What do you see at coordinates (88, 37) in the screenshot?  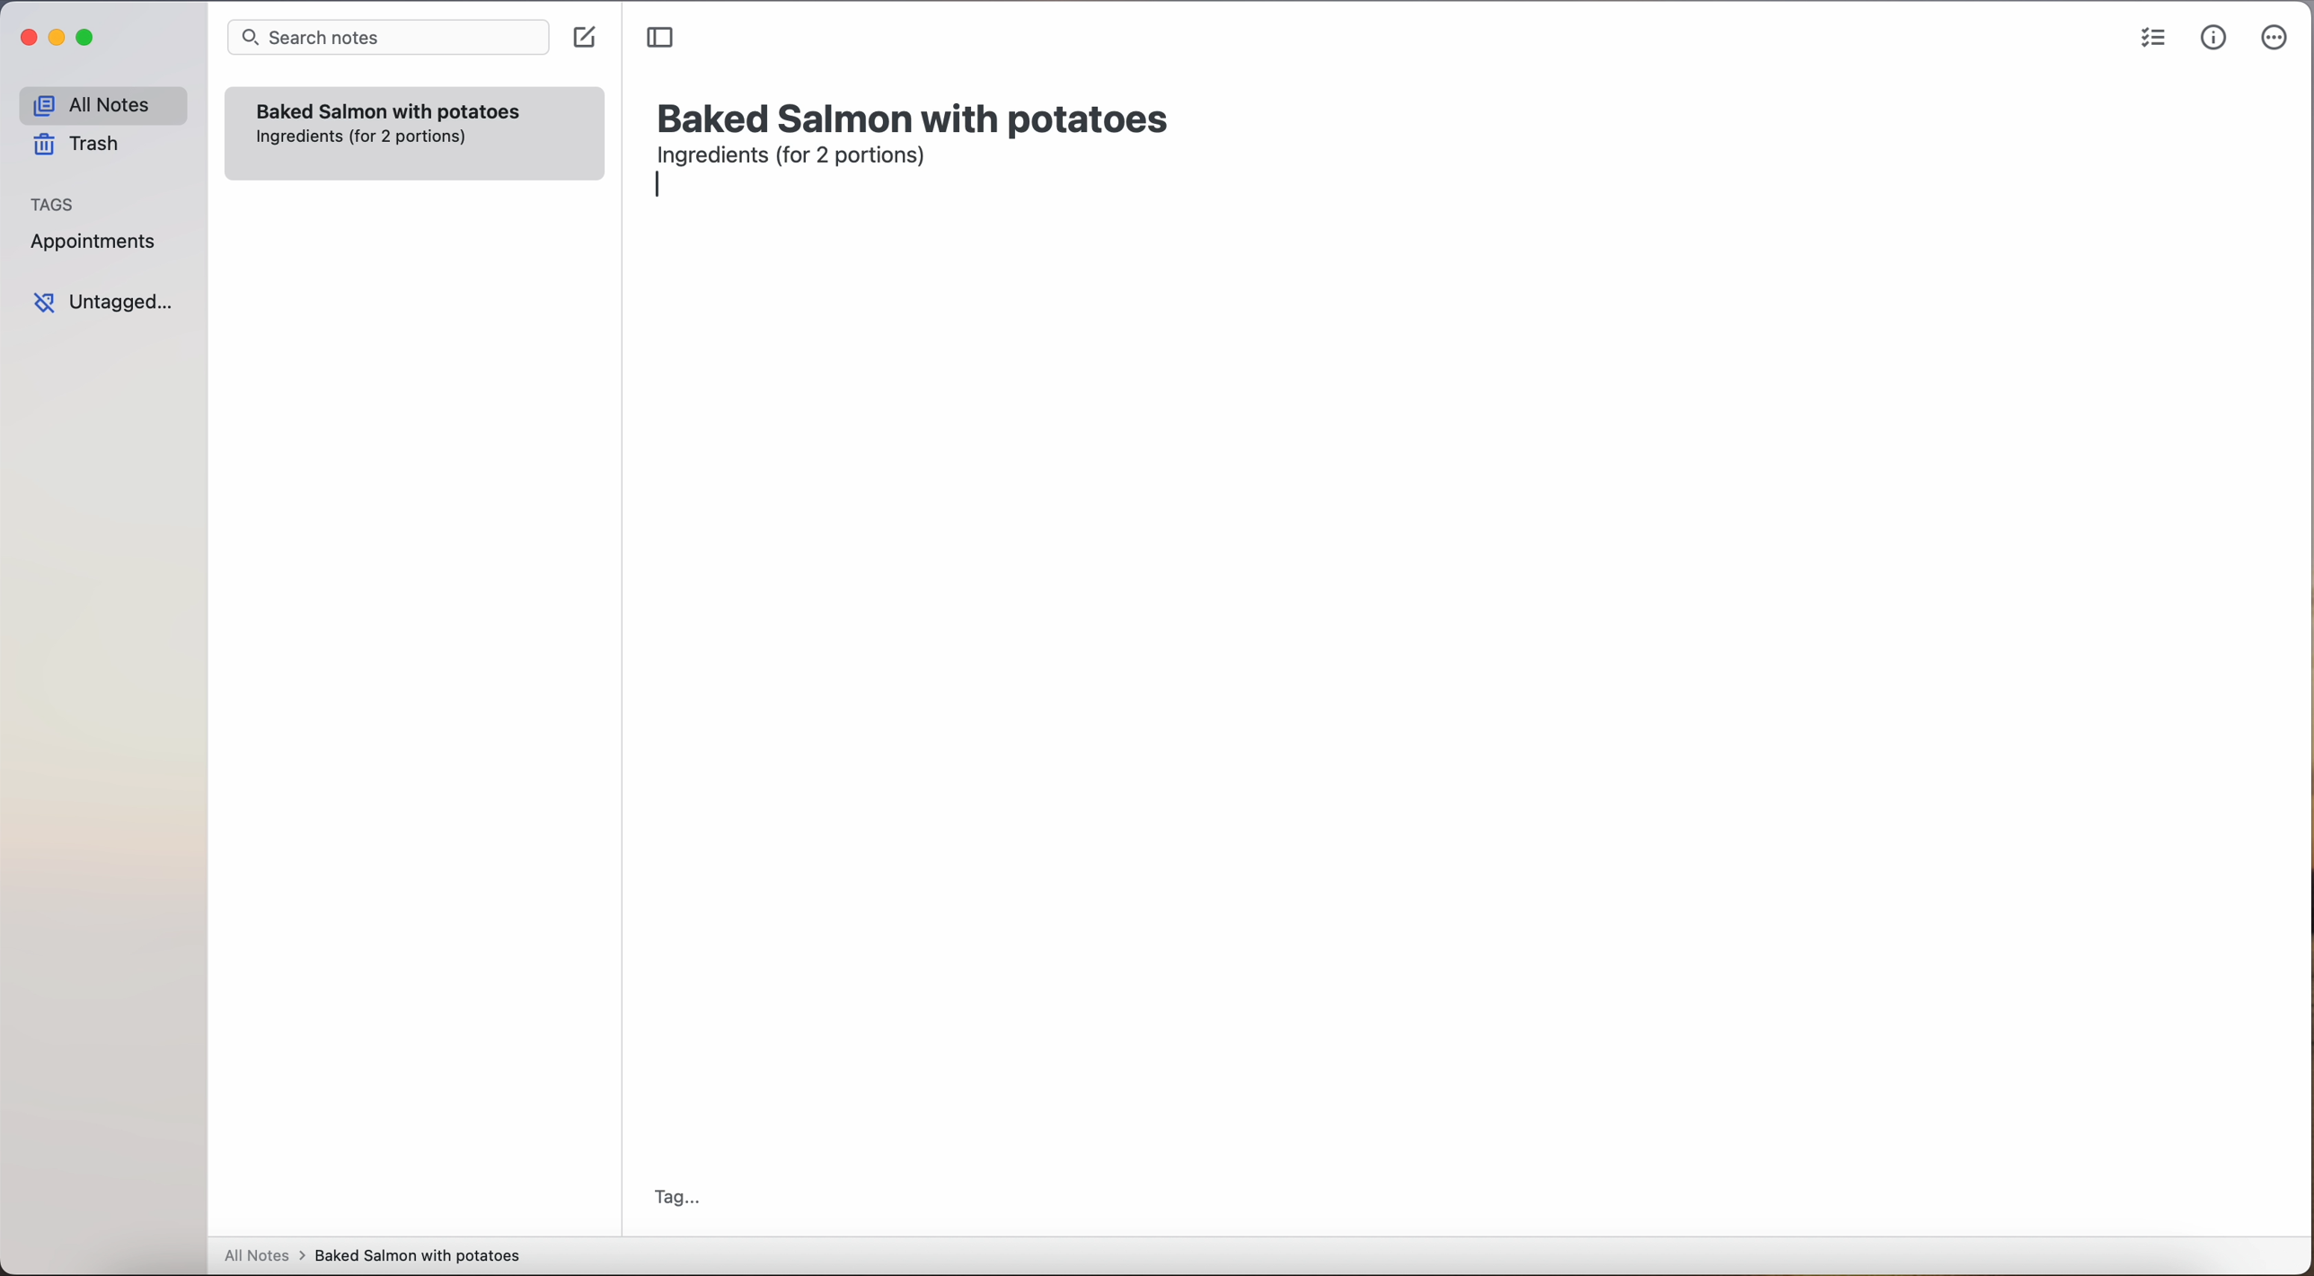 I see `maximize` at bounding box center [88, 37].